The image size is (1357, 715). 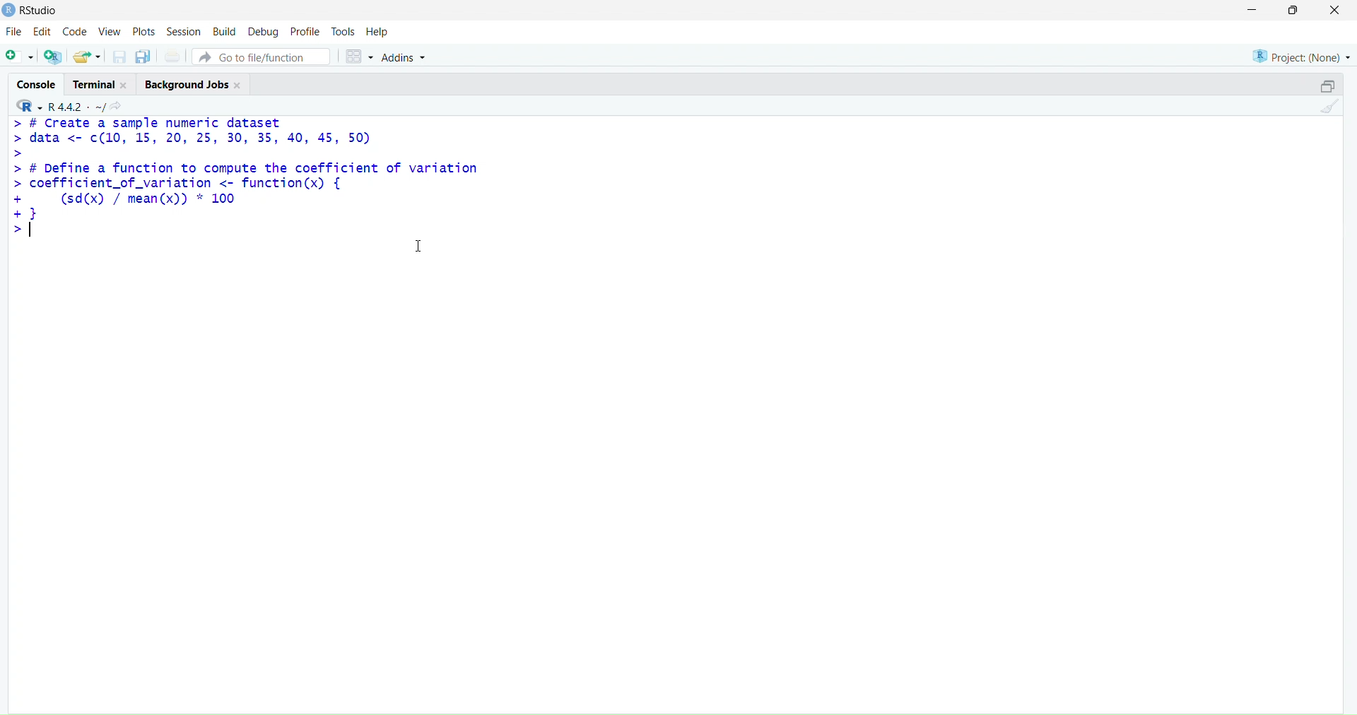 What do you see at coordinates (418, 245) in the screenshot?
I see `cursor` at bounding box center [418, 245].